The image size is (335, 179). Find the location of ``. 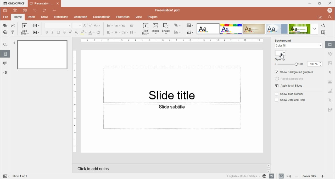

 is located at coordinates (330, 110).